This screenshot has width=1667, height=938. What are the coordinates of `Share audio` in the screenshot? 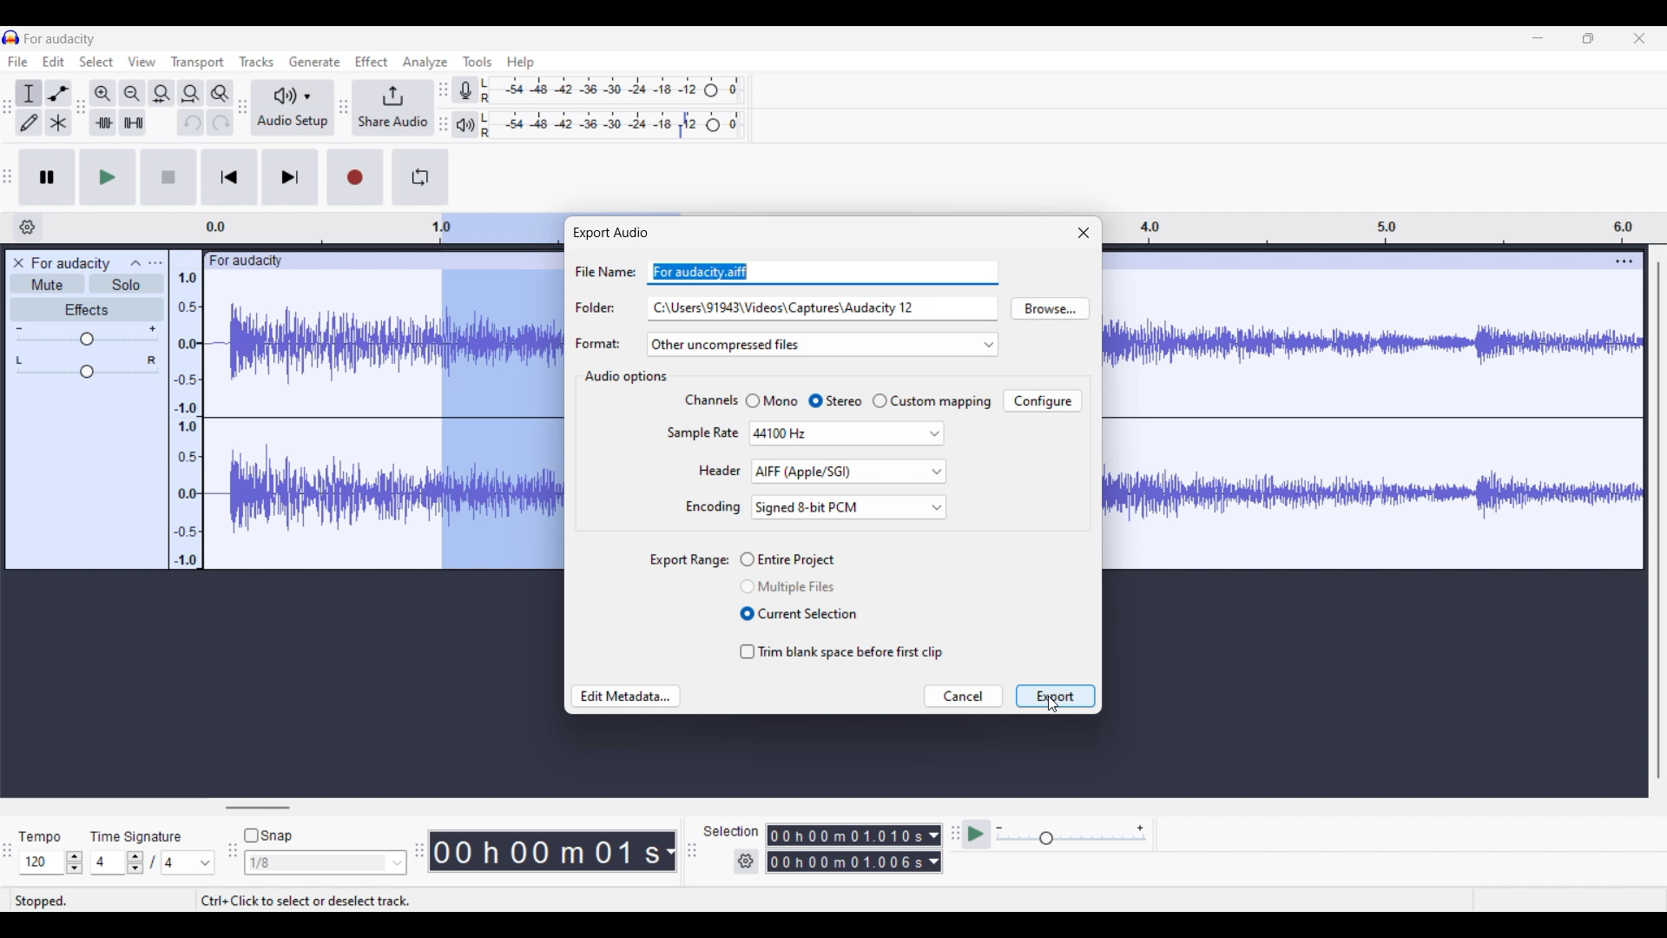 It's located at (392, 108).